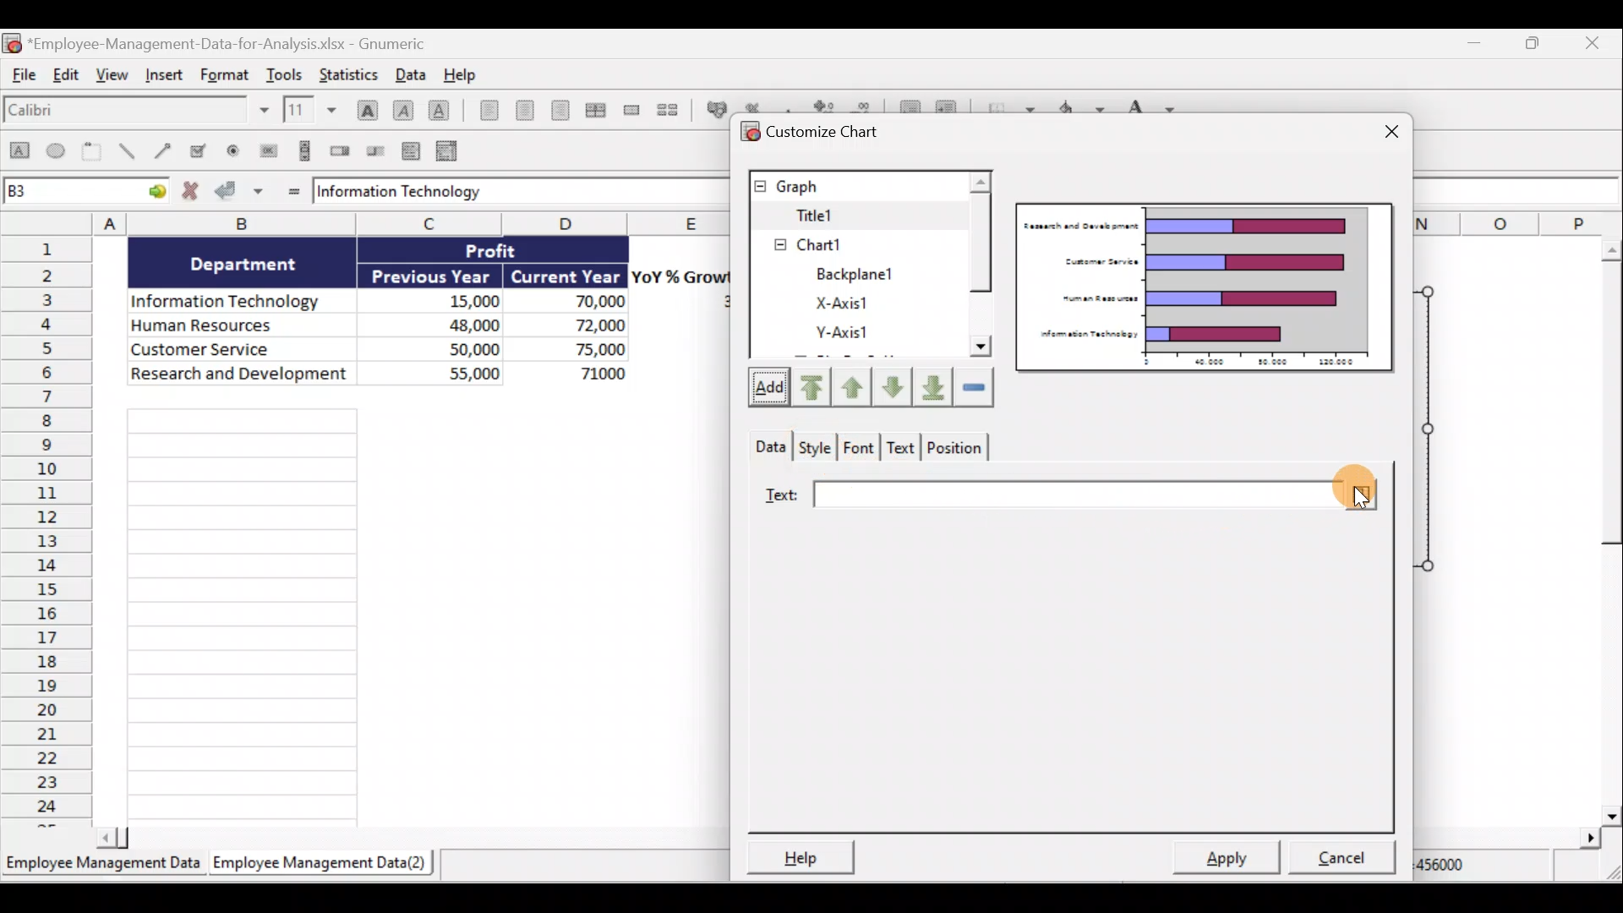  What do you see at coordinates (440, 107) in the screenshot?
I see `Underline` at bounding box center [440, 107].